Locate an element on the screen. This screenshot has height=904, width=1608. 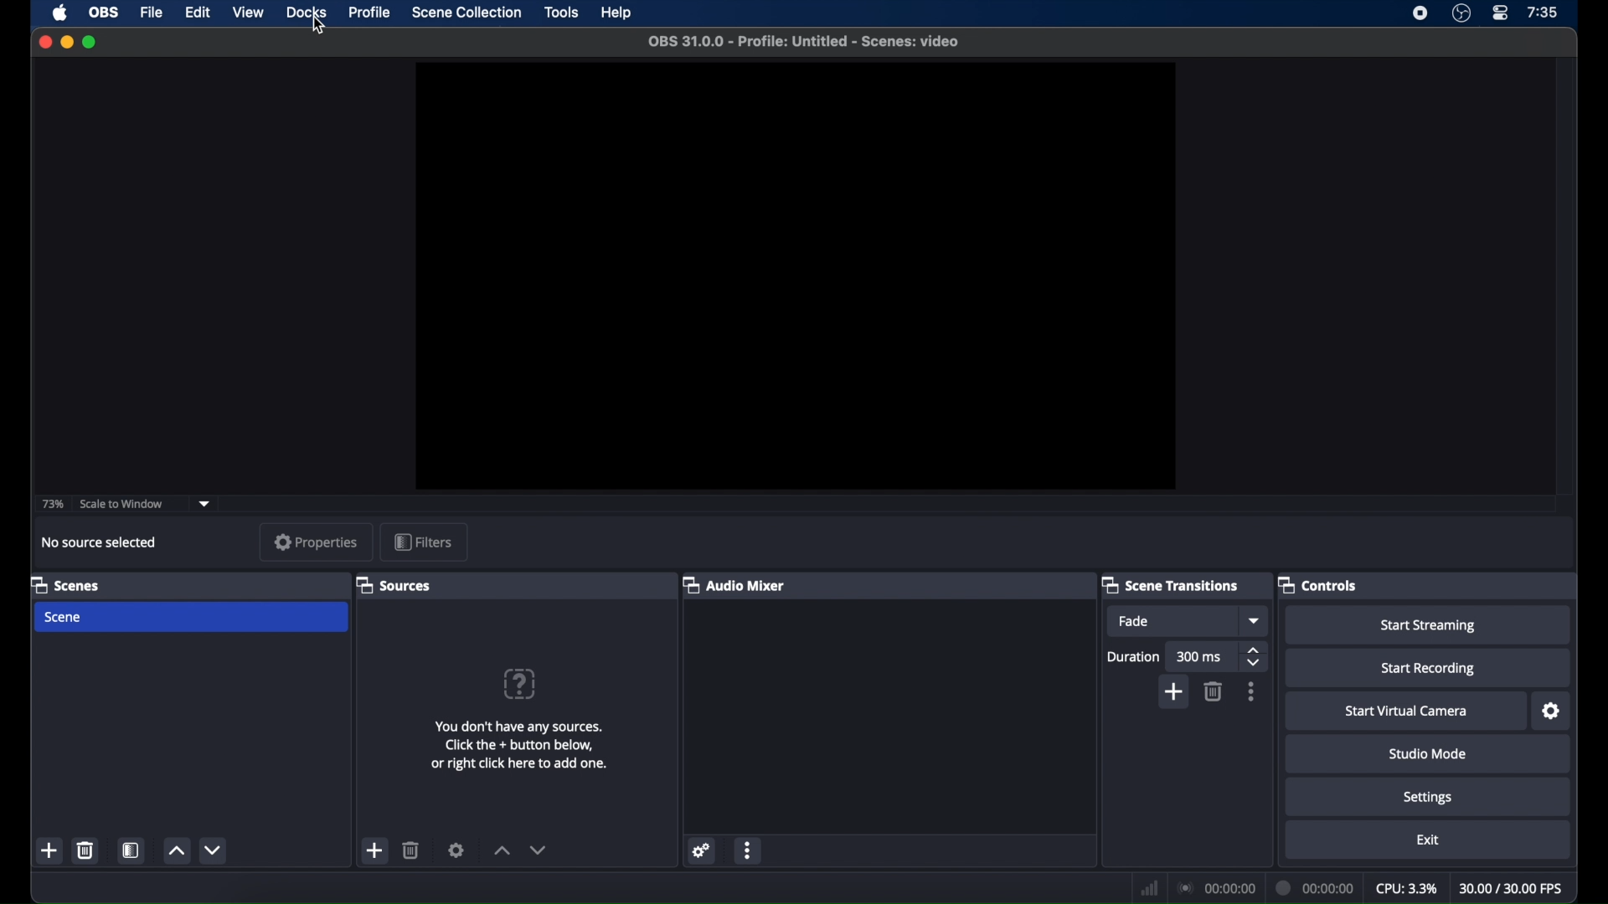
help is located at coordinates (518, 683).